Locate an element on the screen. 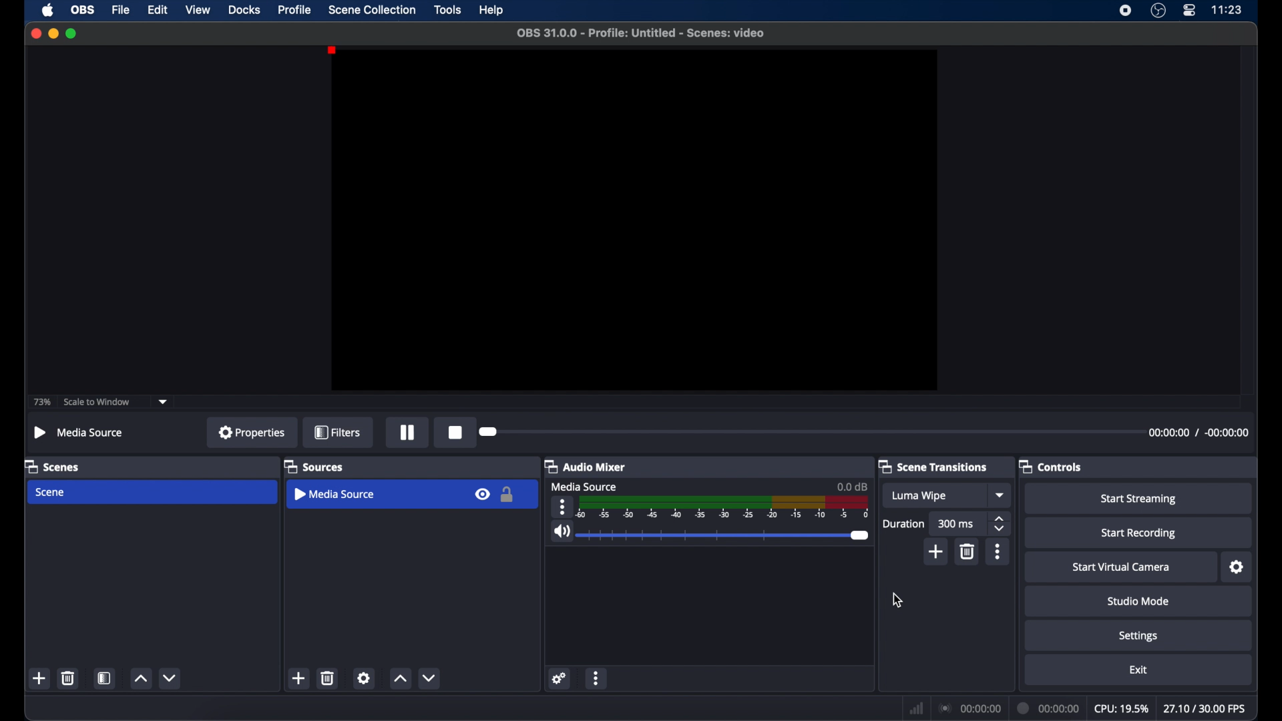 This screenshot has height=721, width=1282. help is located at coordinates (493, 11).